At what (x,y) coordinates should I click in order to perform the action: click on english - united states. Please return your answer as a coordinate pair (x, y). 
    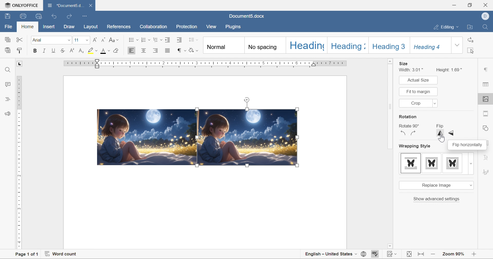
    Looking at the image, I should click on (331, 254).